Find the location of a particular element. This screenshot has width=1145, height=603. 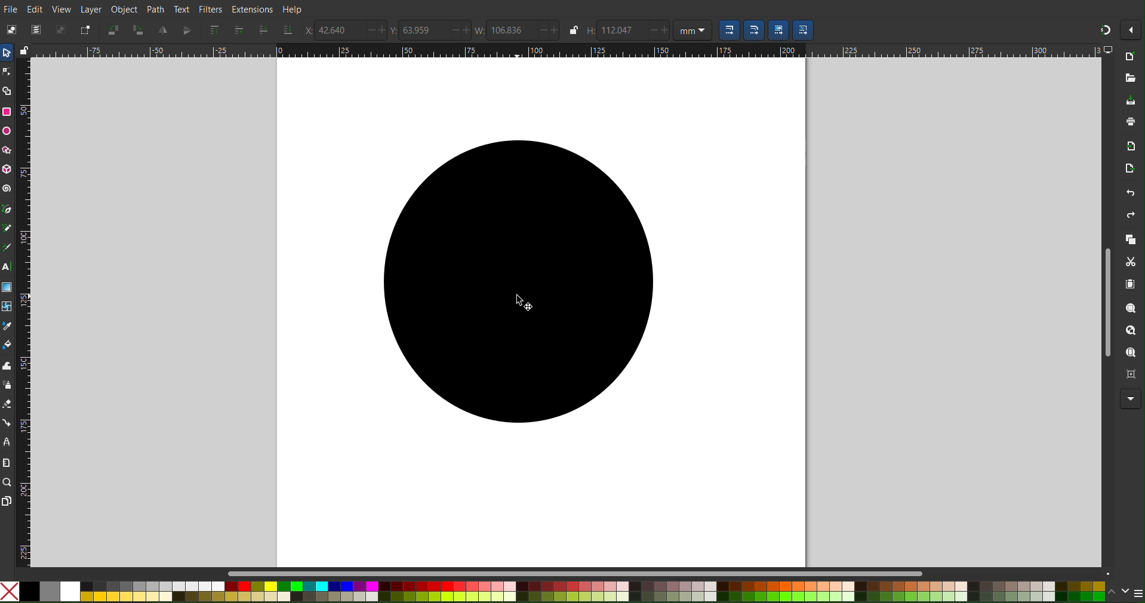

Circle Tool is located at coordinates (8, 131).